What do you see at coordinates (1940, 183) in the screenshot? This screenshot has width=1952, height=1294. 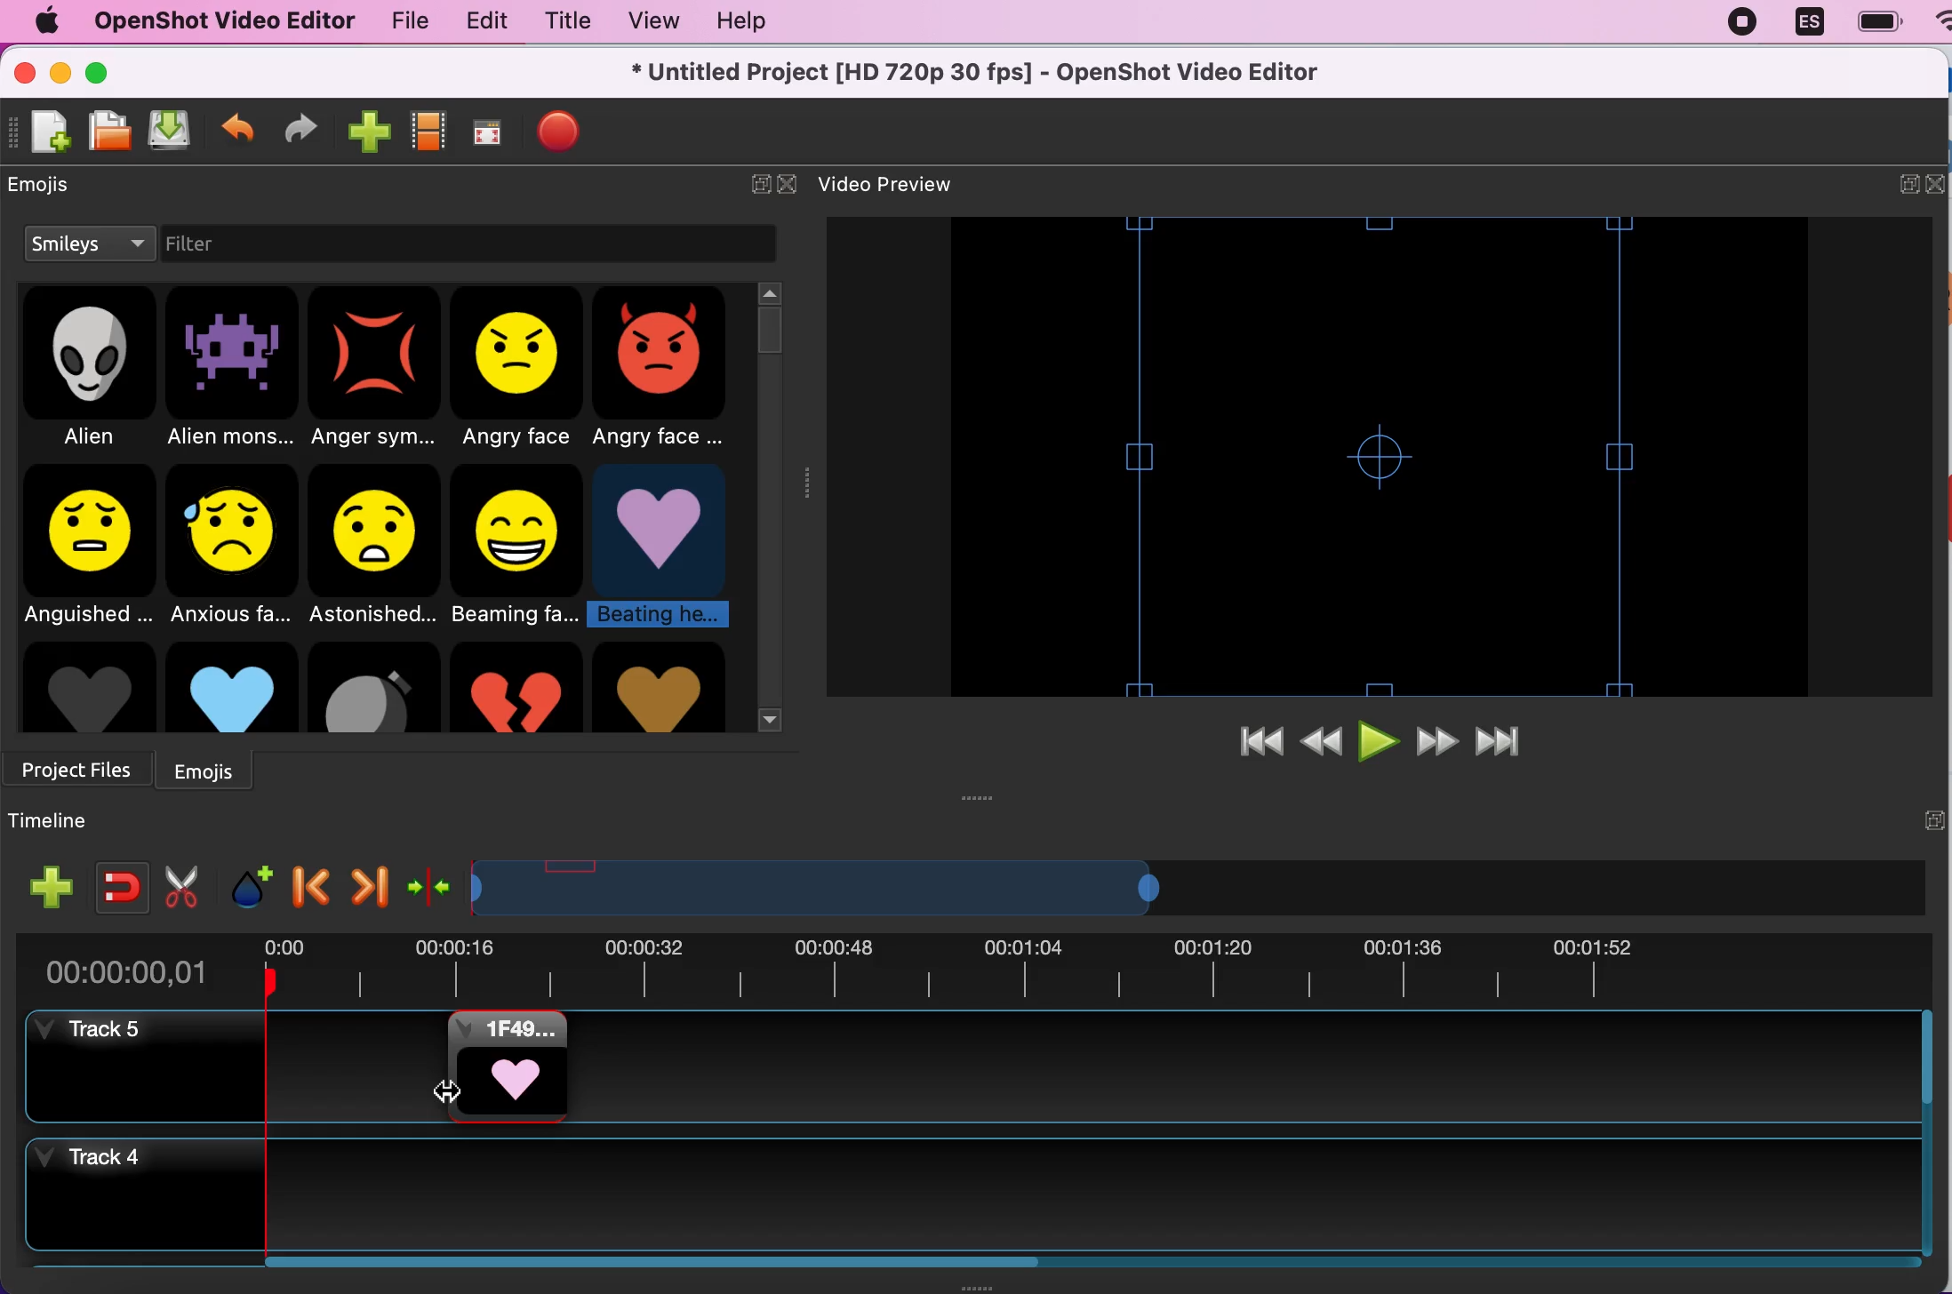 I see `close` at bounding box center [1940, 183].